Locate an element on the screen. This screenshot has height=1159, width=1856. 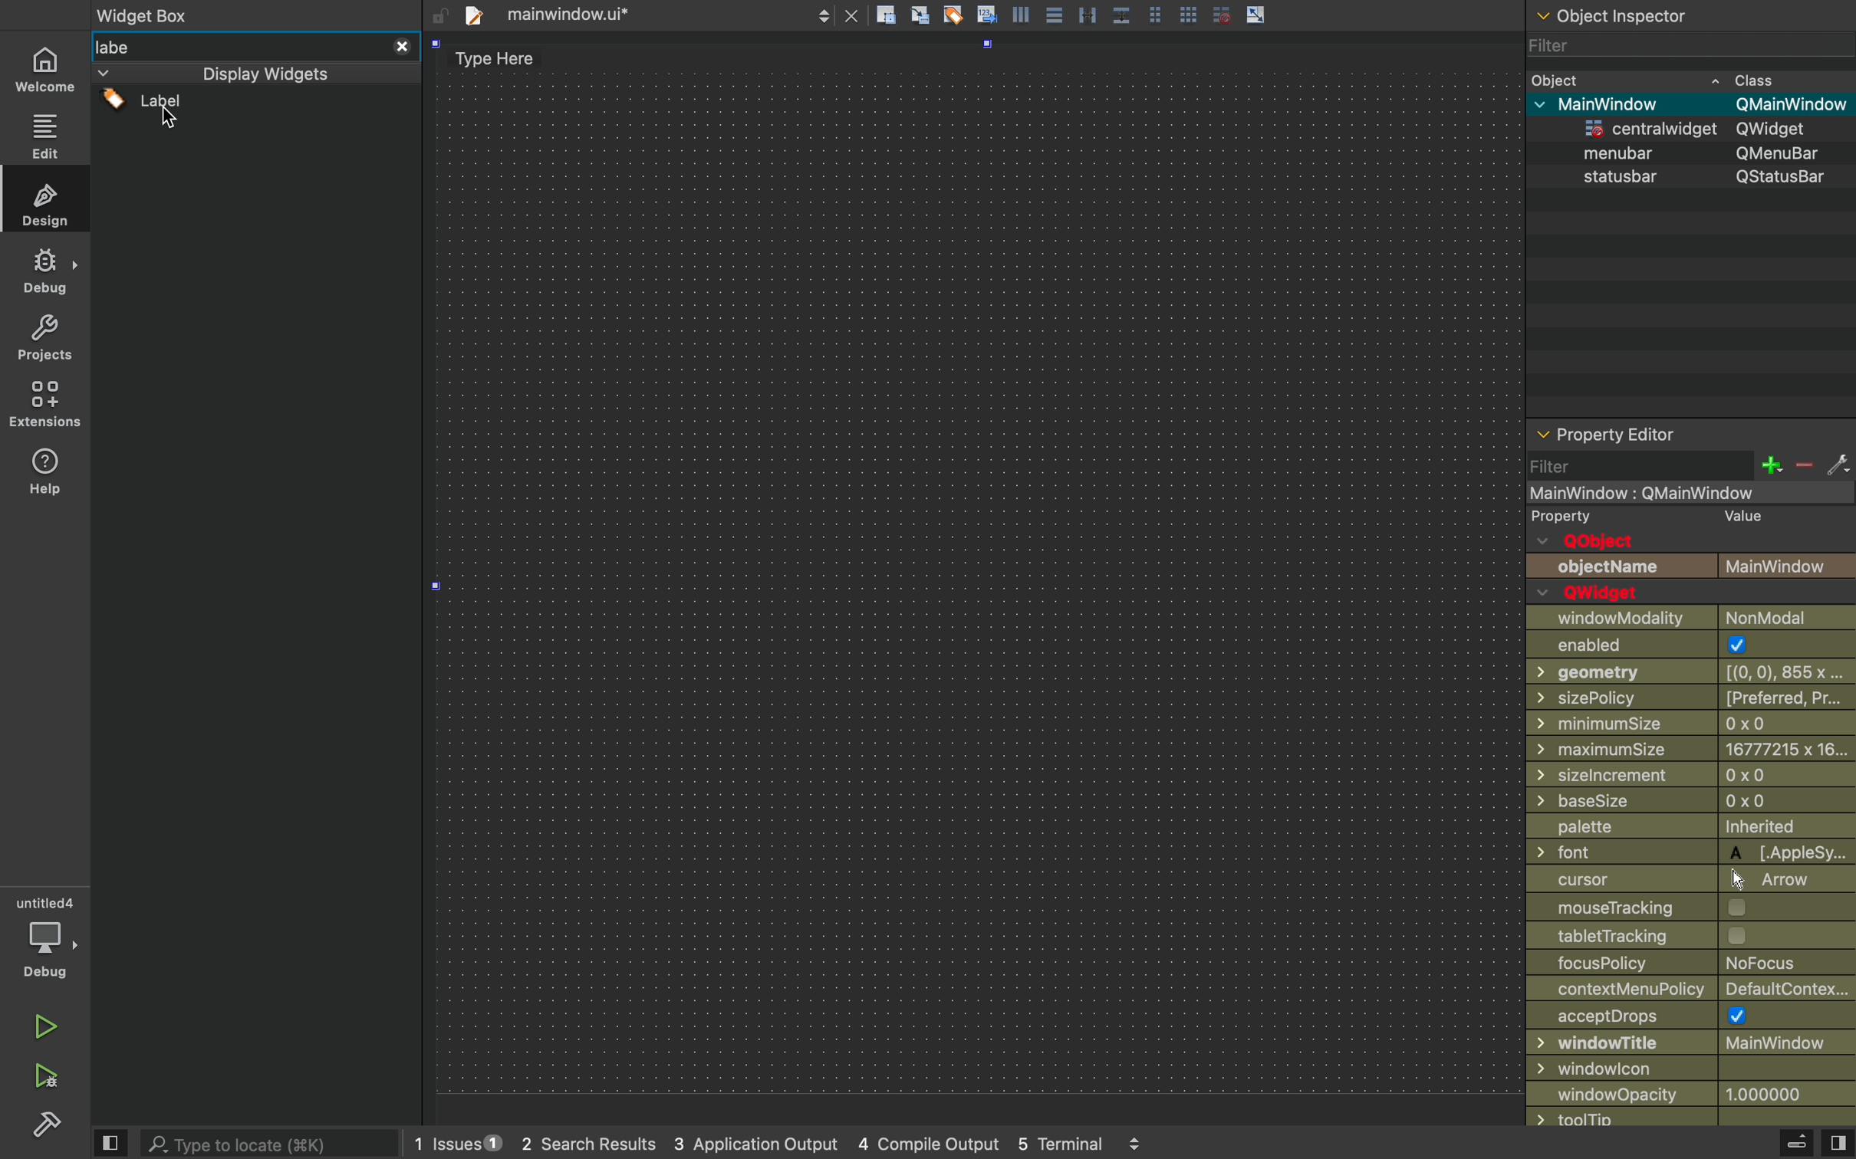
debug is located at coordinates (44, 272).